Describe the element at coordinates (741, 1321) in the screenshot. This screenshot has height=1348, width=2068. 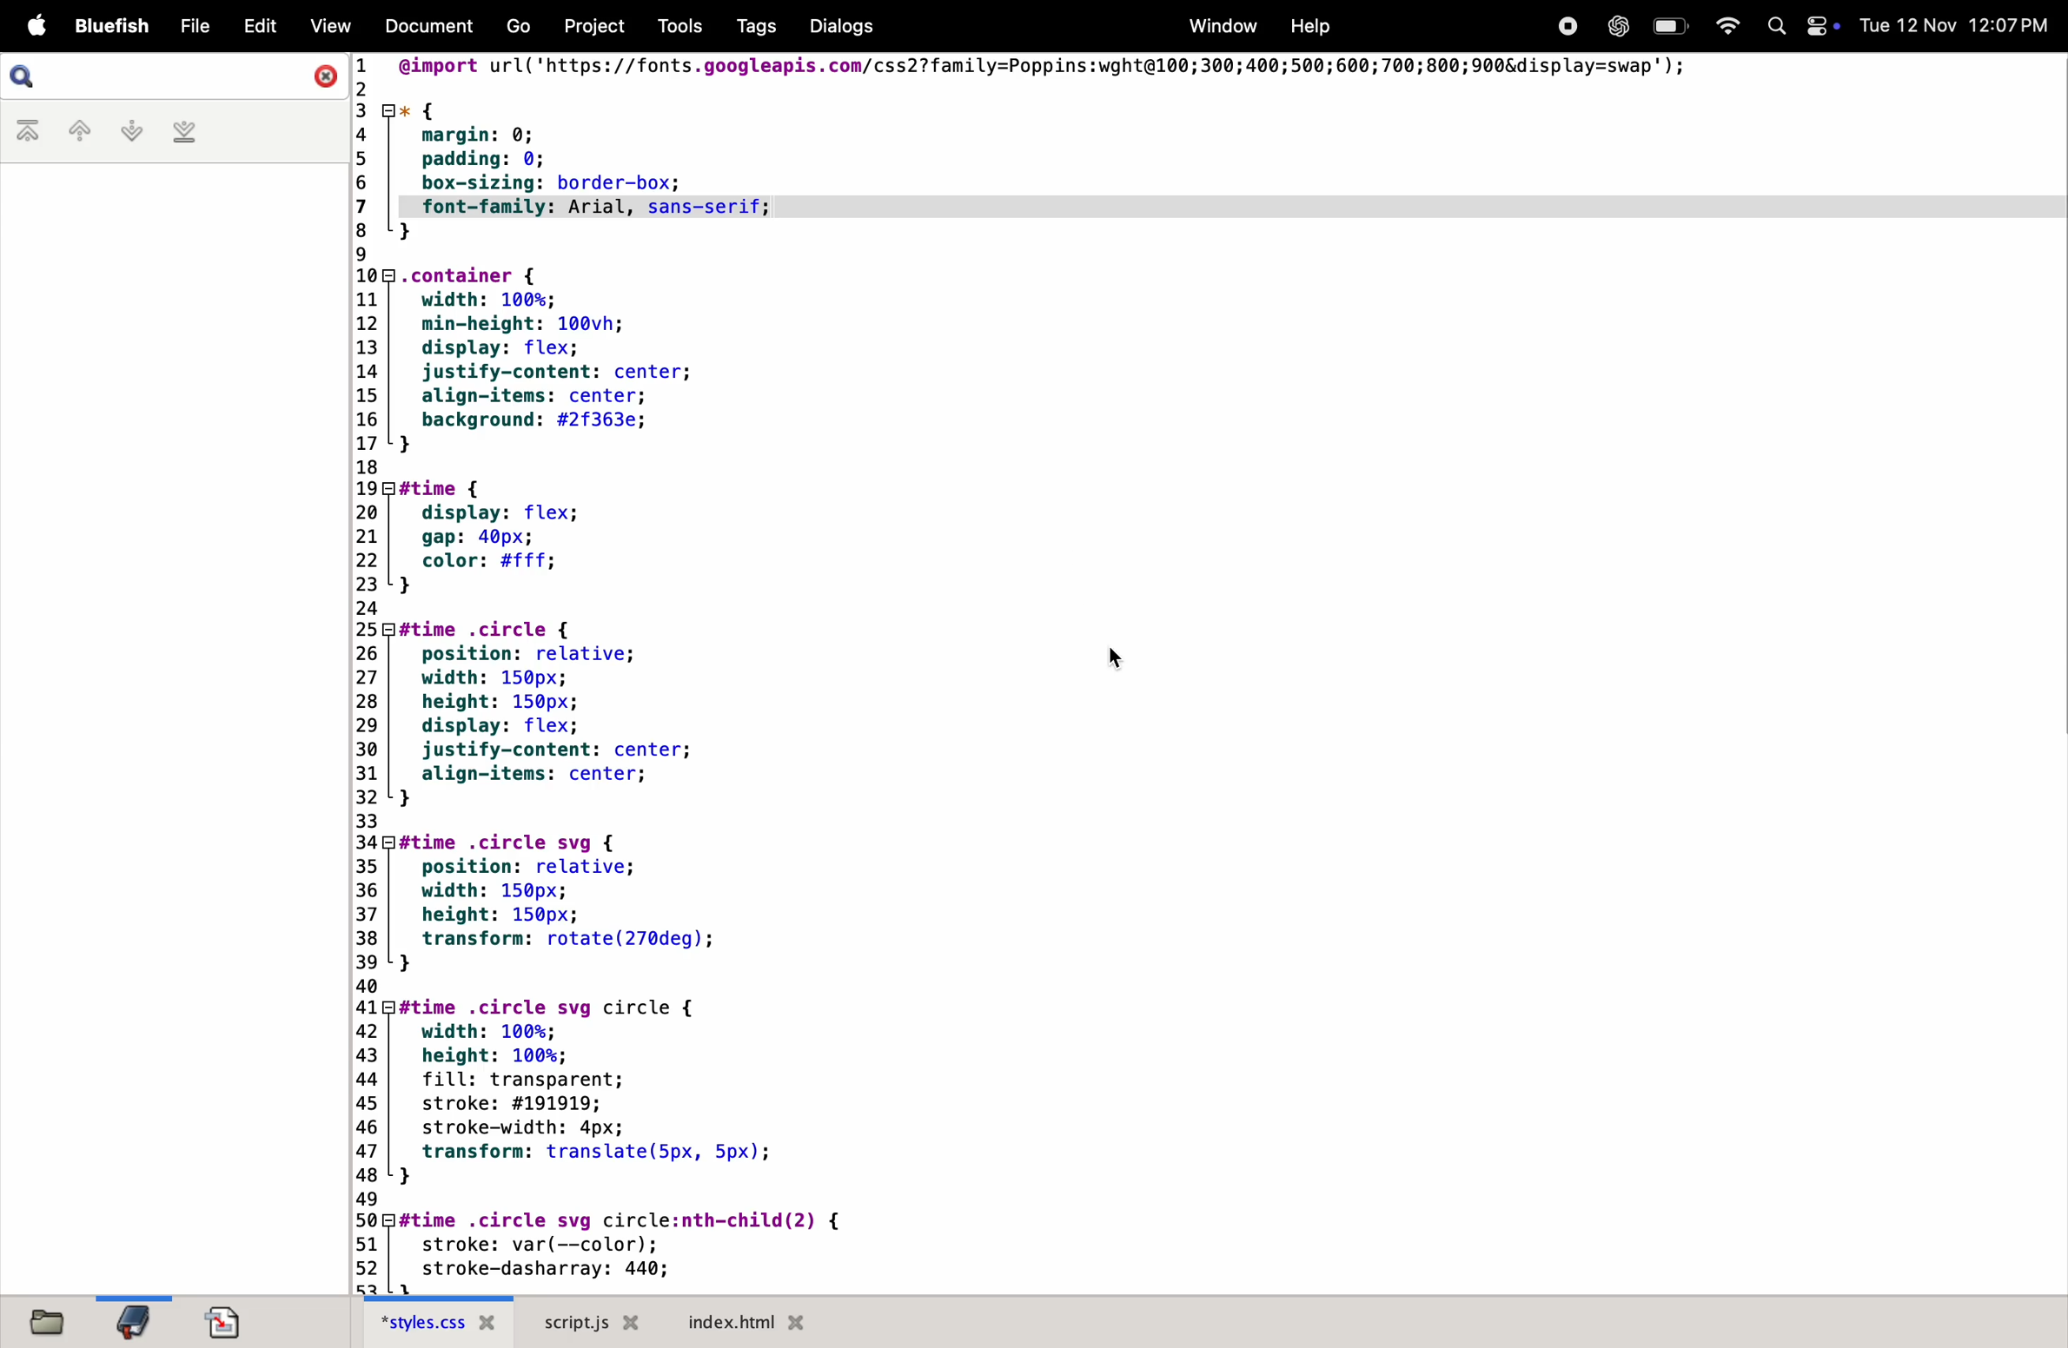
I see `index.html` at that location.